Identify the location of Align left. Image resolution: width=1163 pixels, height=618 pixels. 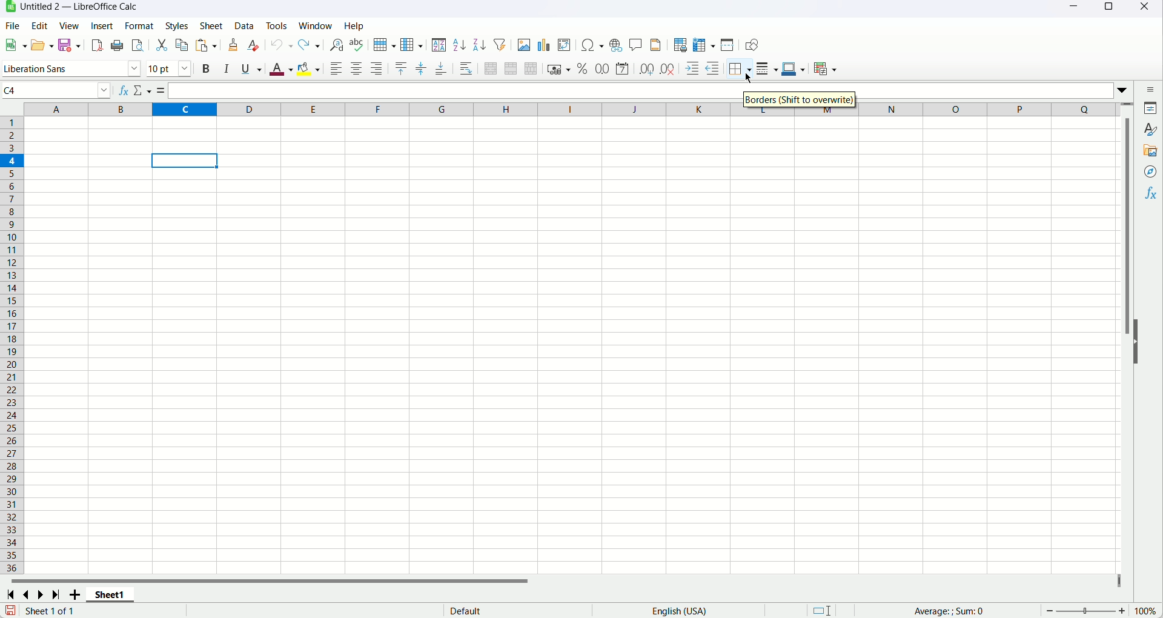
(336, 68).